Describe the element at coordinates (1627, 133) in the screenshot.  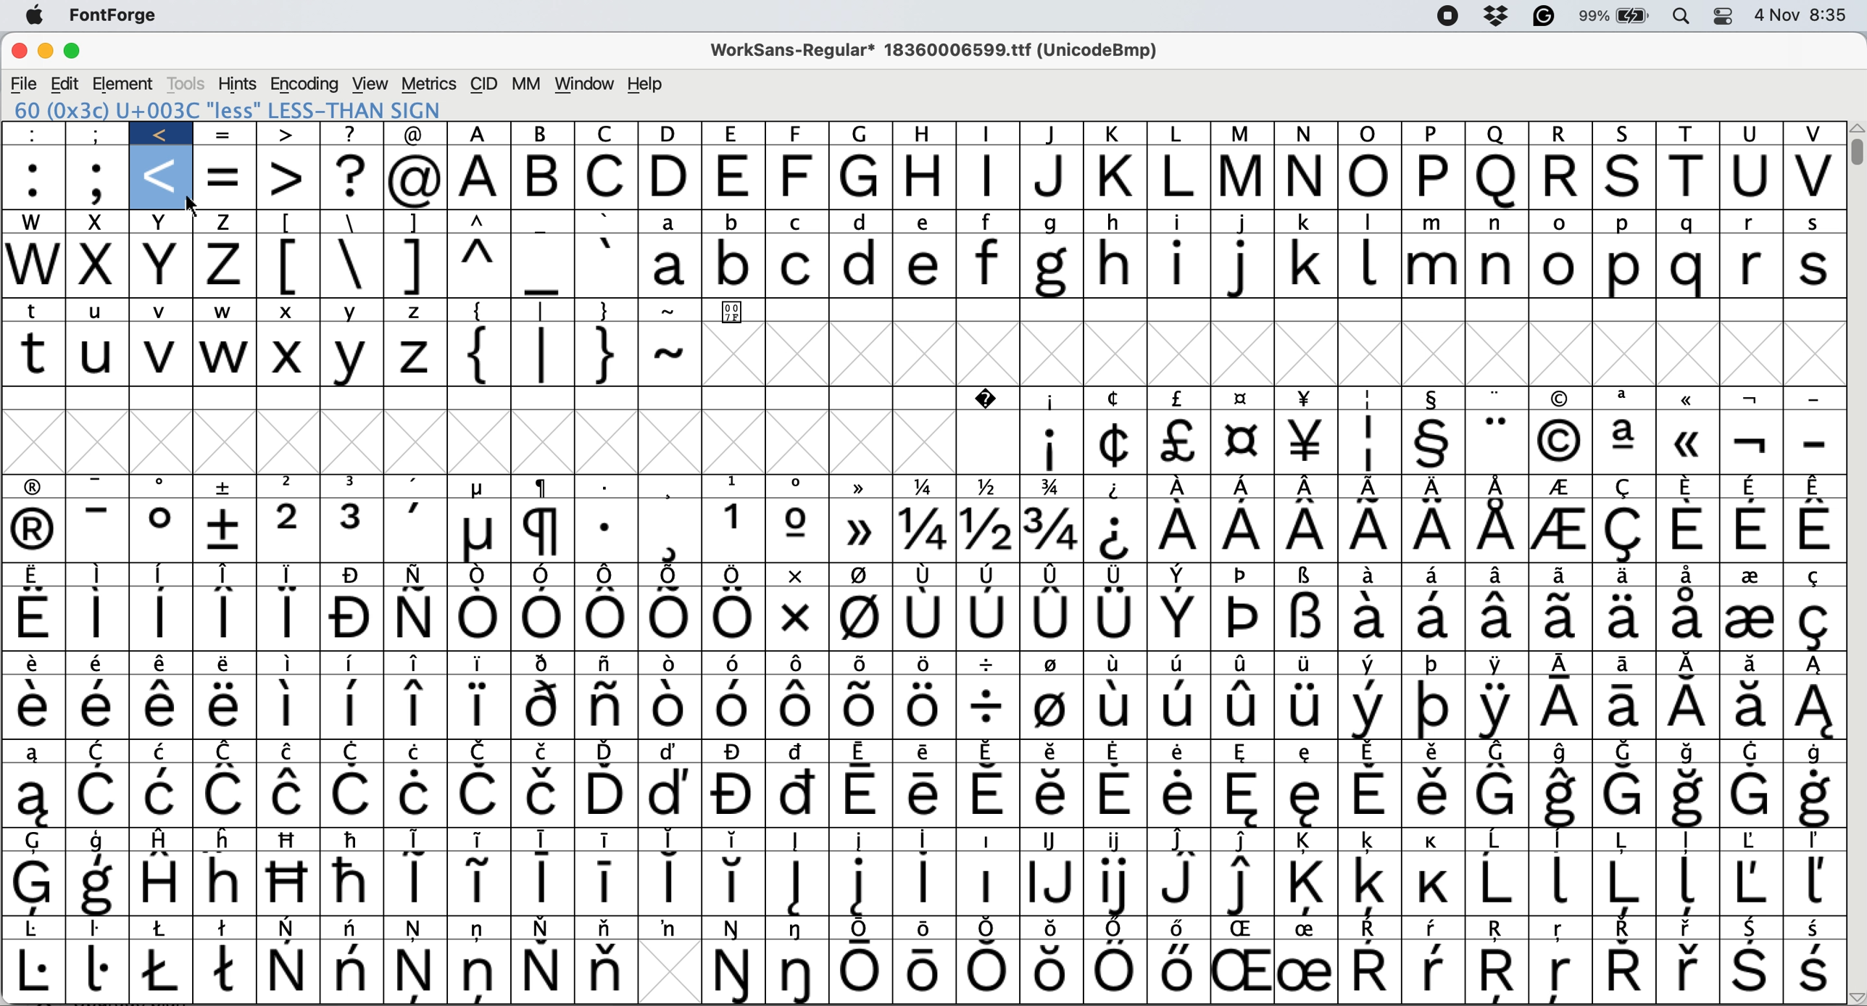
I see `s` at that location.